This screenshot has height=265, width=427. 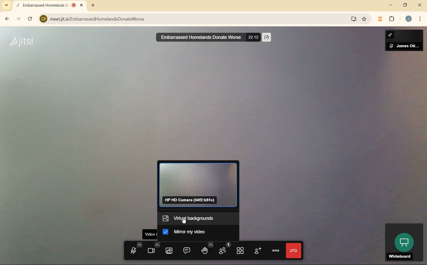 I want to click on virtual backgrounds, so click(x=195, y=218).